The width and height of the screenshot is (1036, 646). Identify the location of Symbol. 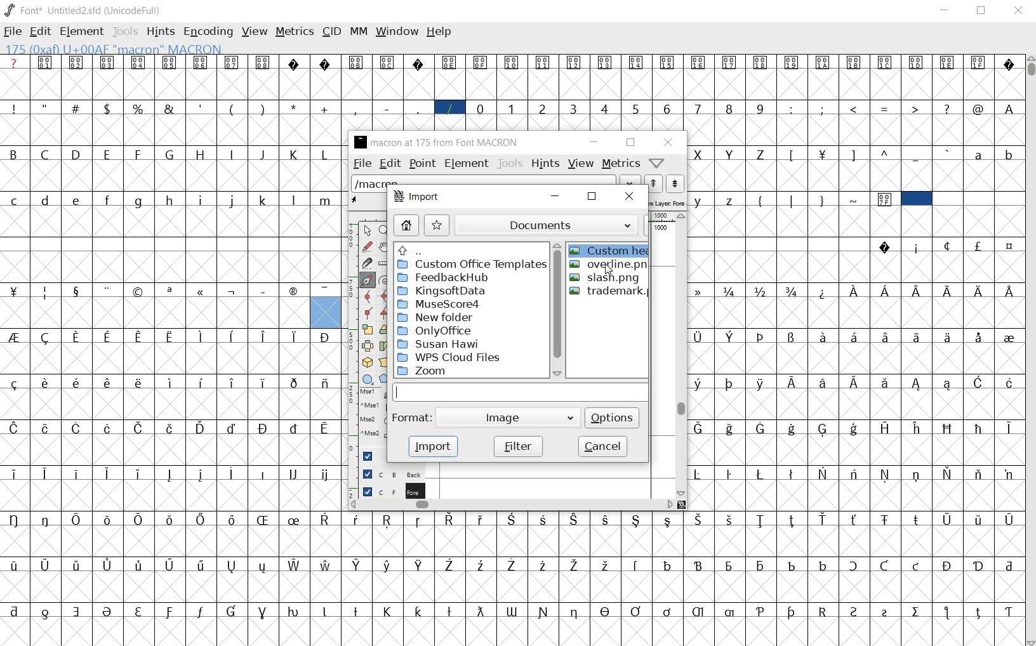
(823, 564).